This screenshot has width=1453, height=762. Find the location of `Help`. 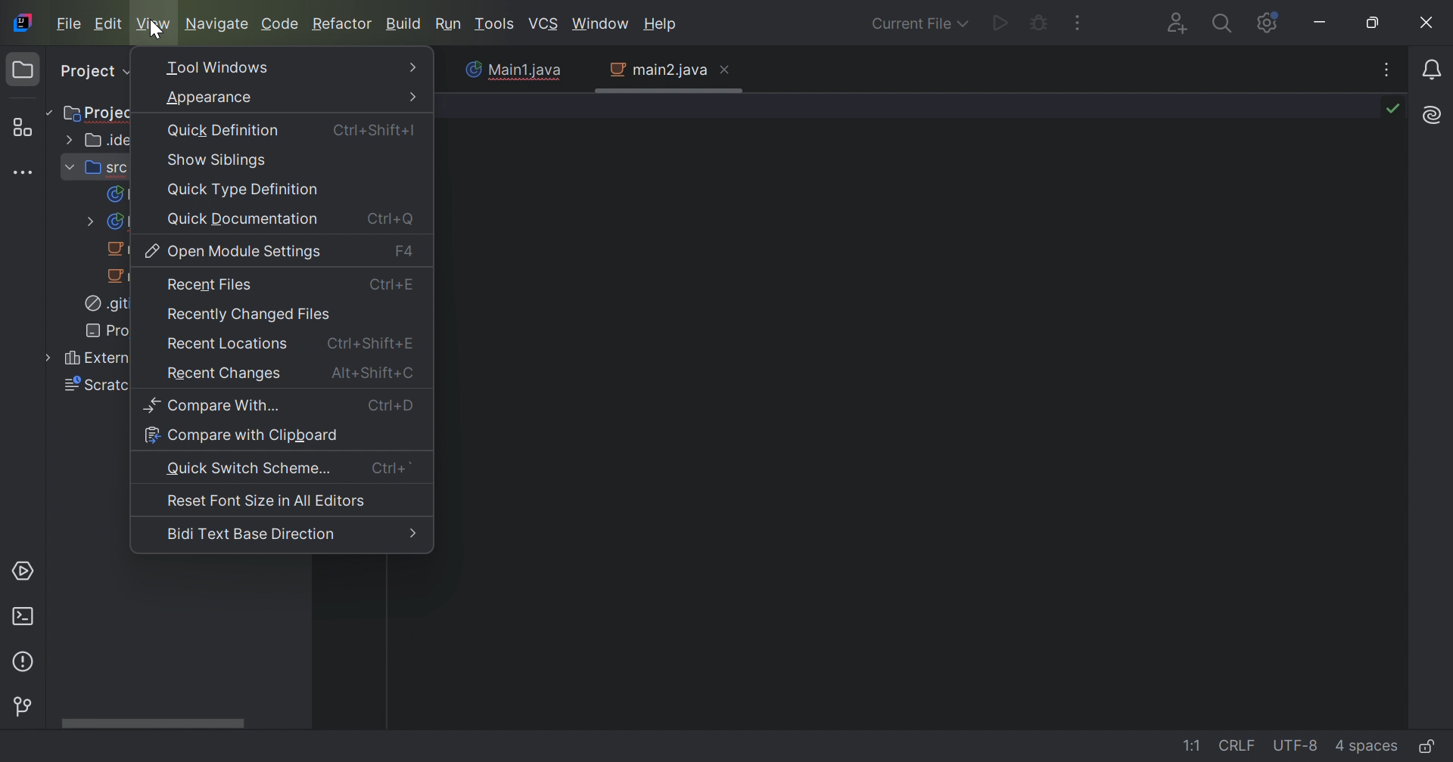

Help is located at coordinates (661, 25).